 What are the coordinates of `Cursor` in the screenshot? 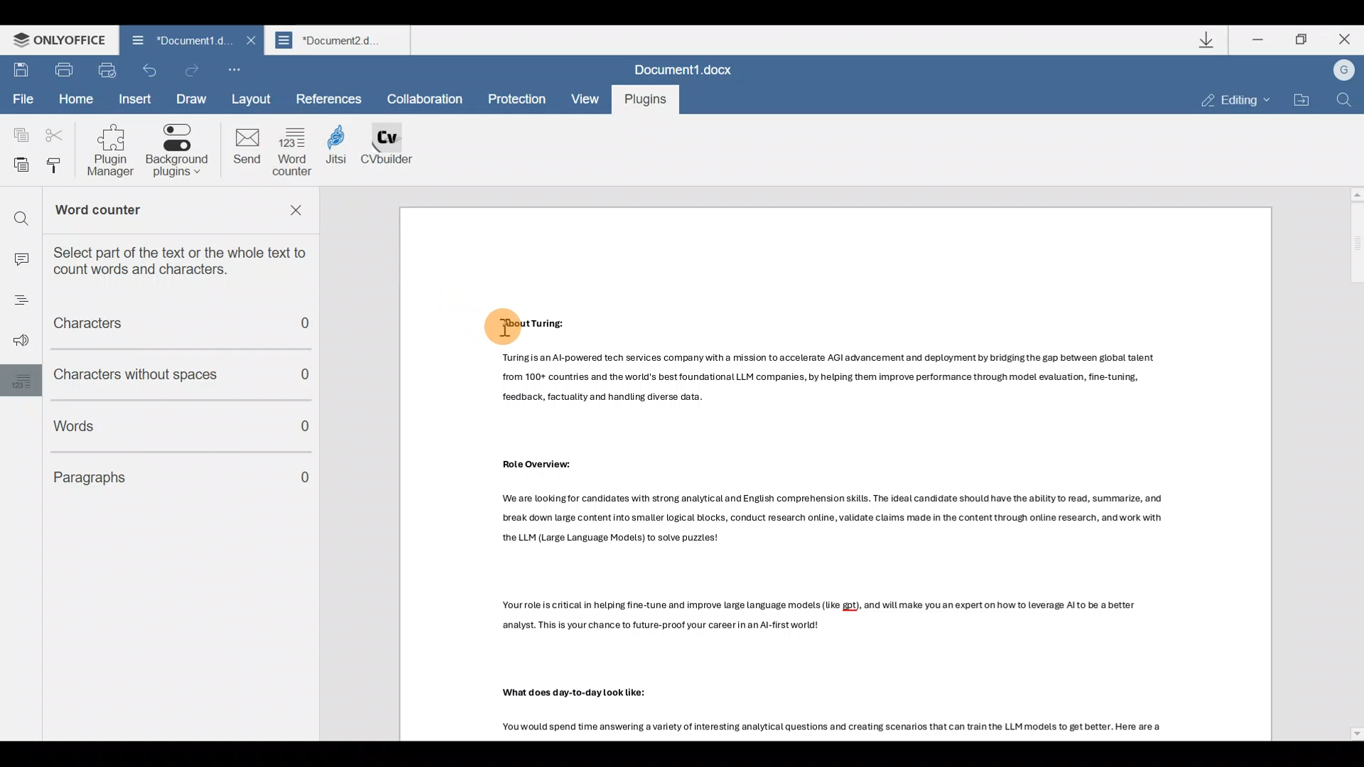 It's located at (503, 325).